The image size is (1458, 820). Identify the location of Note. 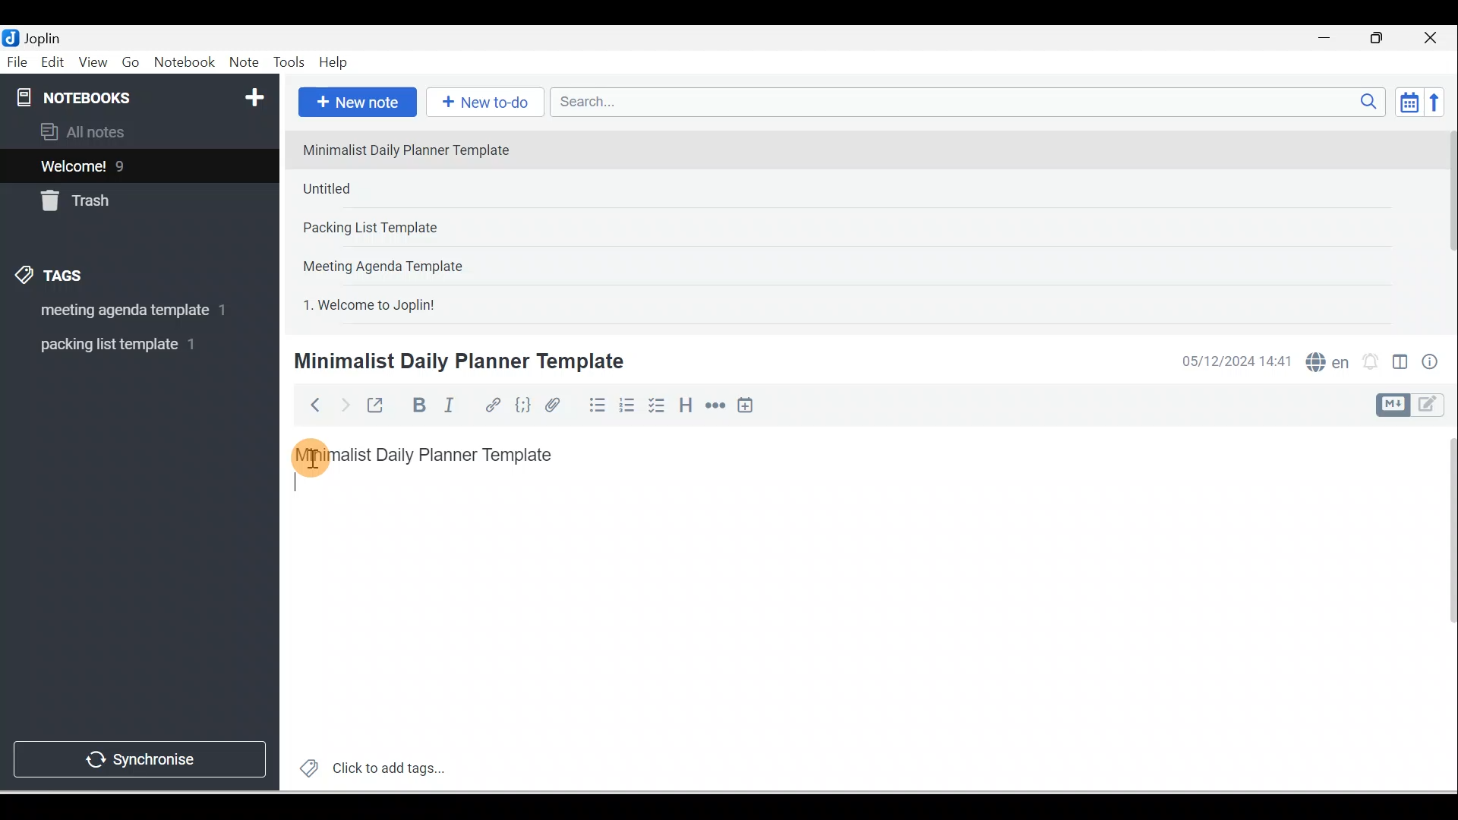
(242, 63).